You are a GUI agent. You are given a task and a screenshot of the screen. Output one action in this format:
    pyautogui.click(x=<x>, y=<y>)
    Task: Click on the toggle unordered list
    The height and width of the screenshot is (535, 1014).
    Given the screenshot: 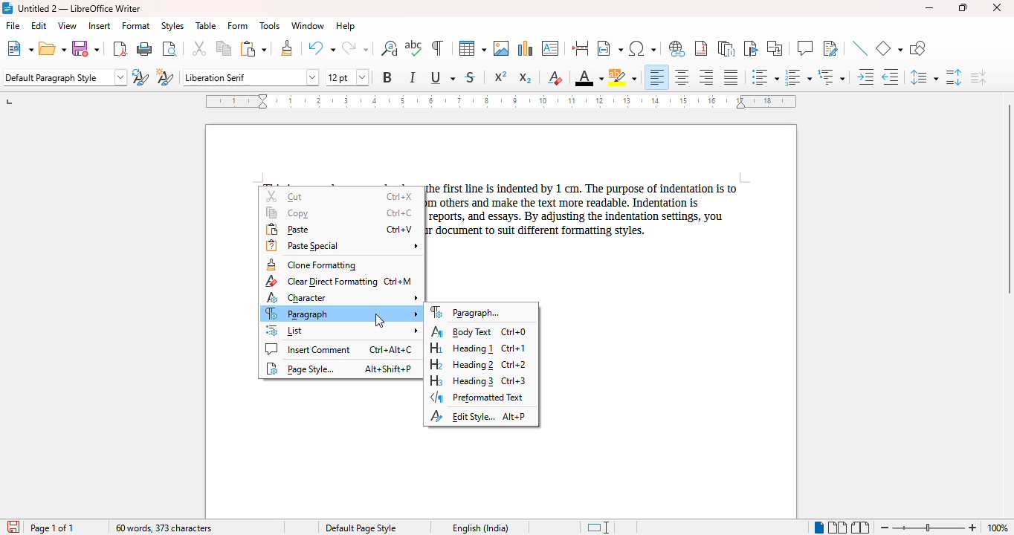 What is the action you would take?
    pyautogui.click(x=765, y=77)
    